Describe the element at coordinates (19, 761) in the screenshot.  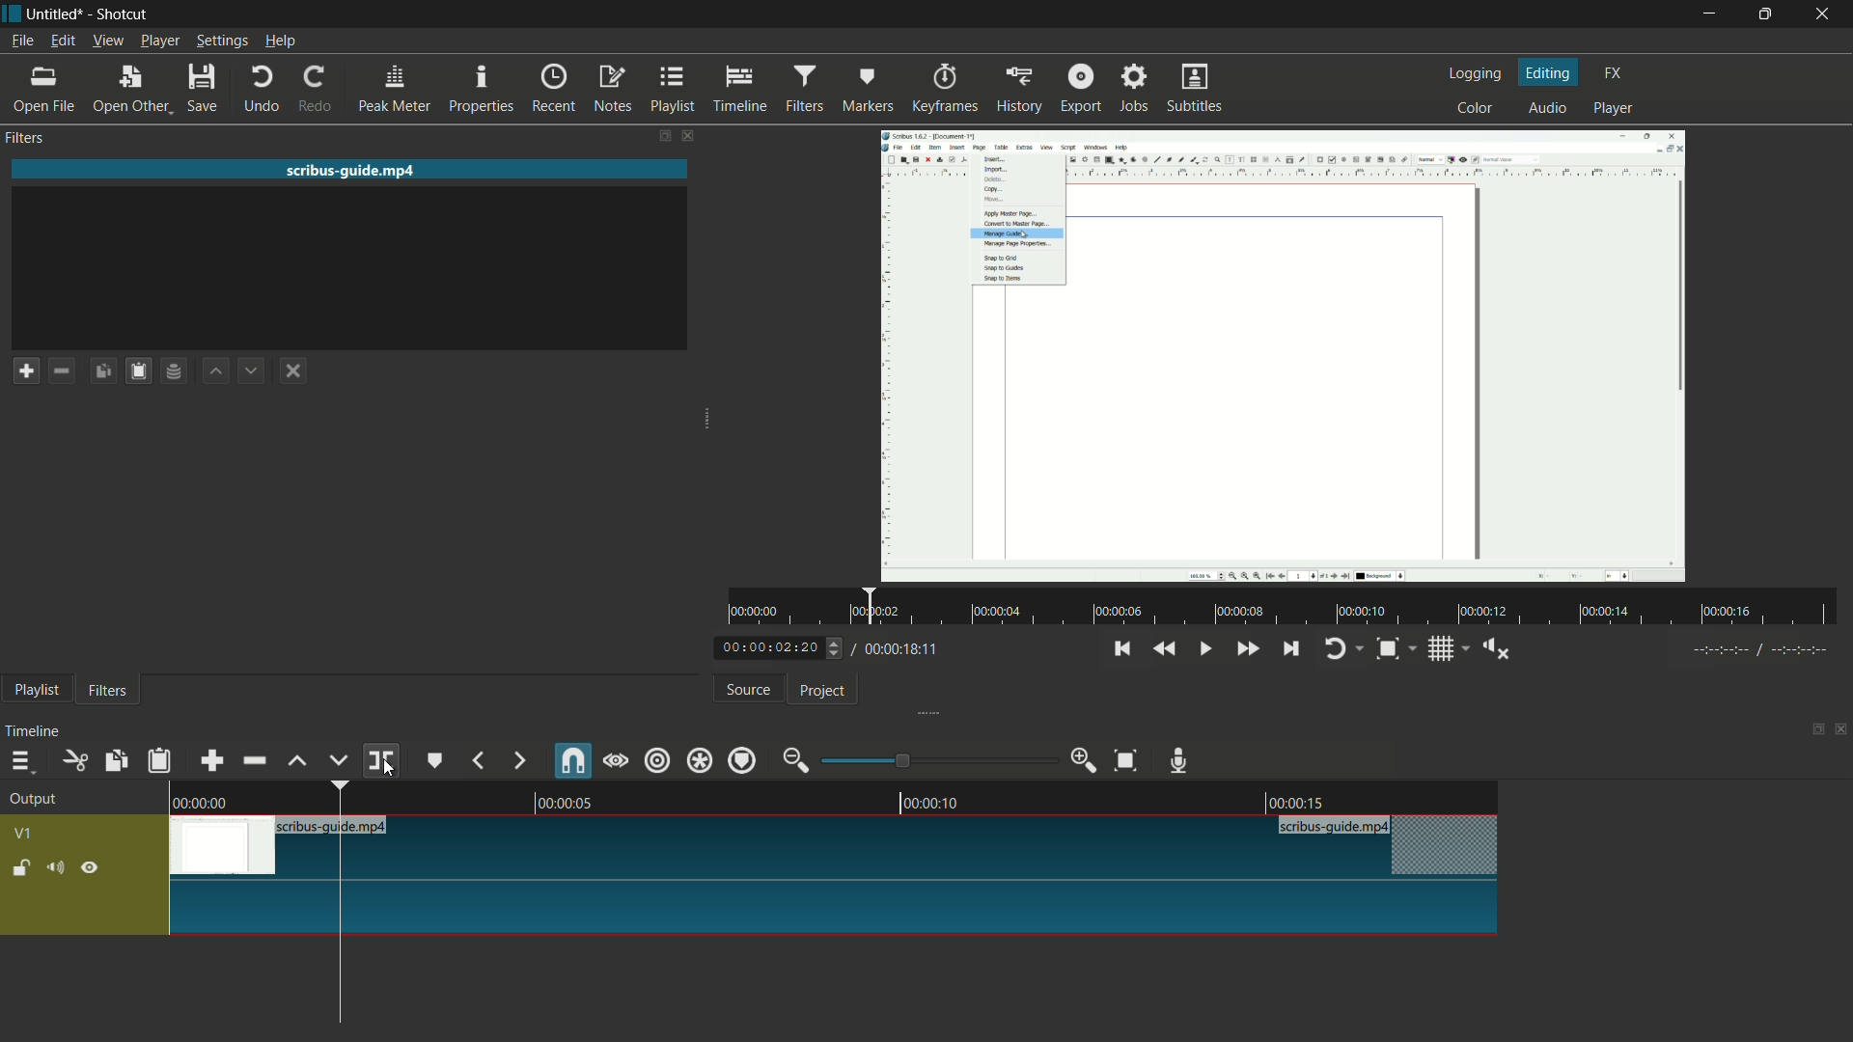
I see `timeline menu` at that location.